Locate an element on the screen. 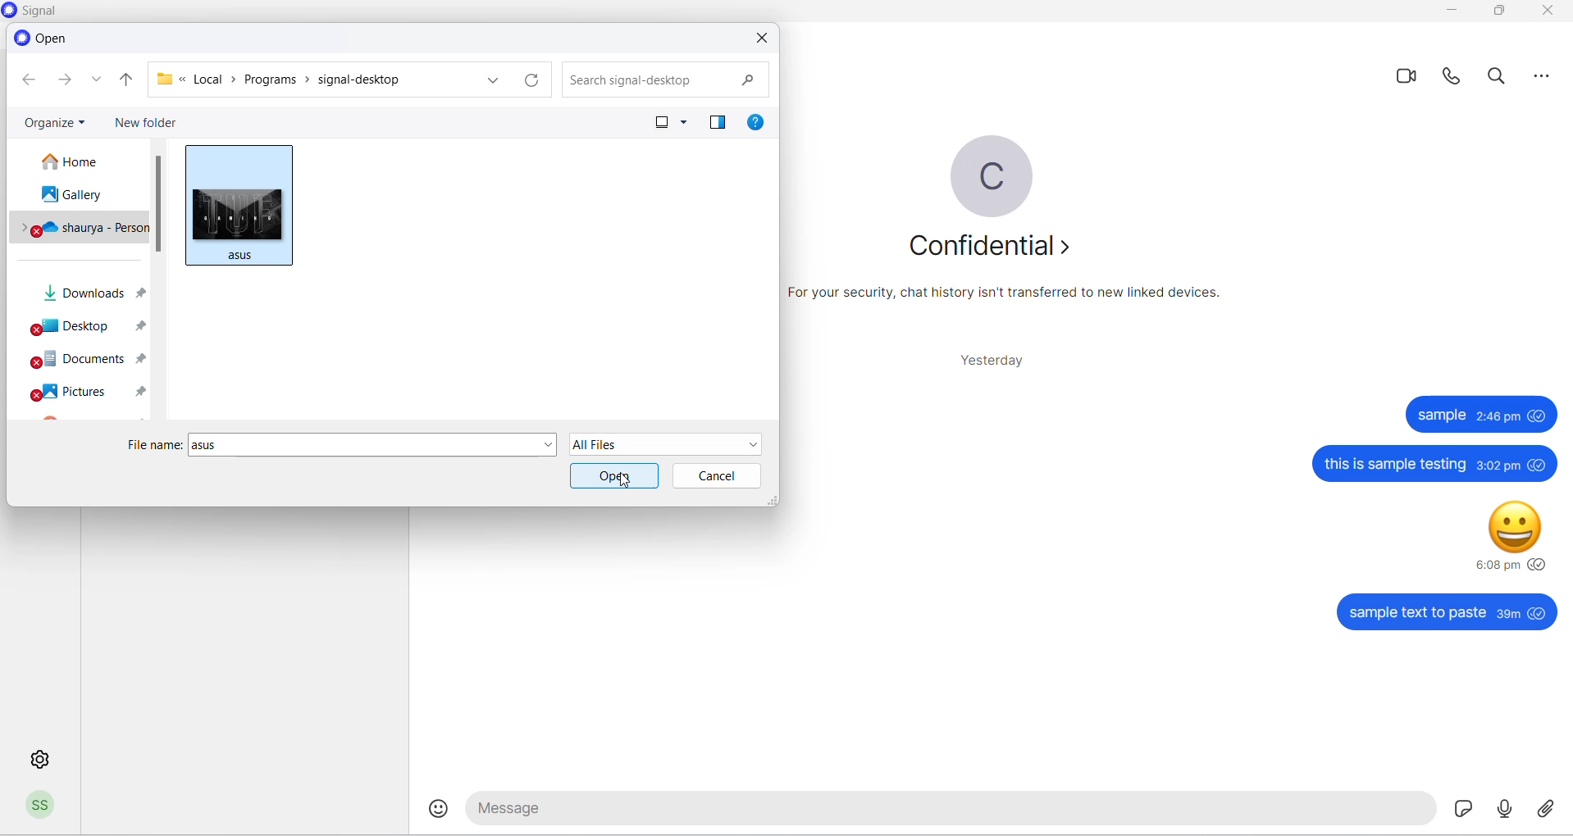 This screenshot has height=836, width=1573. sample is located at coordinates (1442, 415).